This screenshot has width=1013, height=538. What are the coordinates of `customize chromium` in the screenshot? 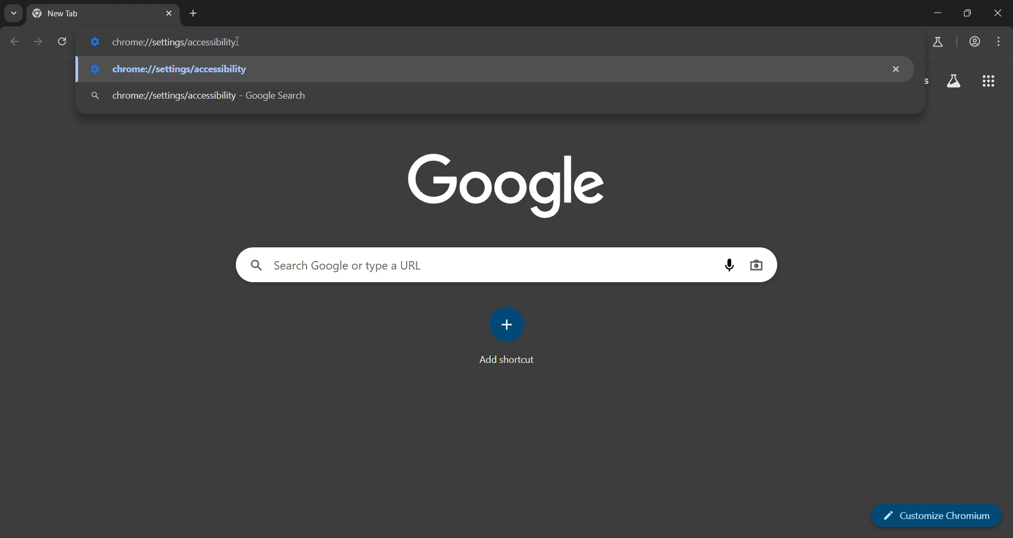 It's located at (938, 517).